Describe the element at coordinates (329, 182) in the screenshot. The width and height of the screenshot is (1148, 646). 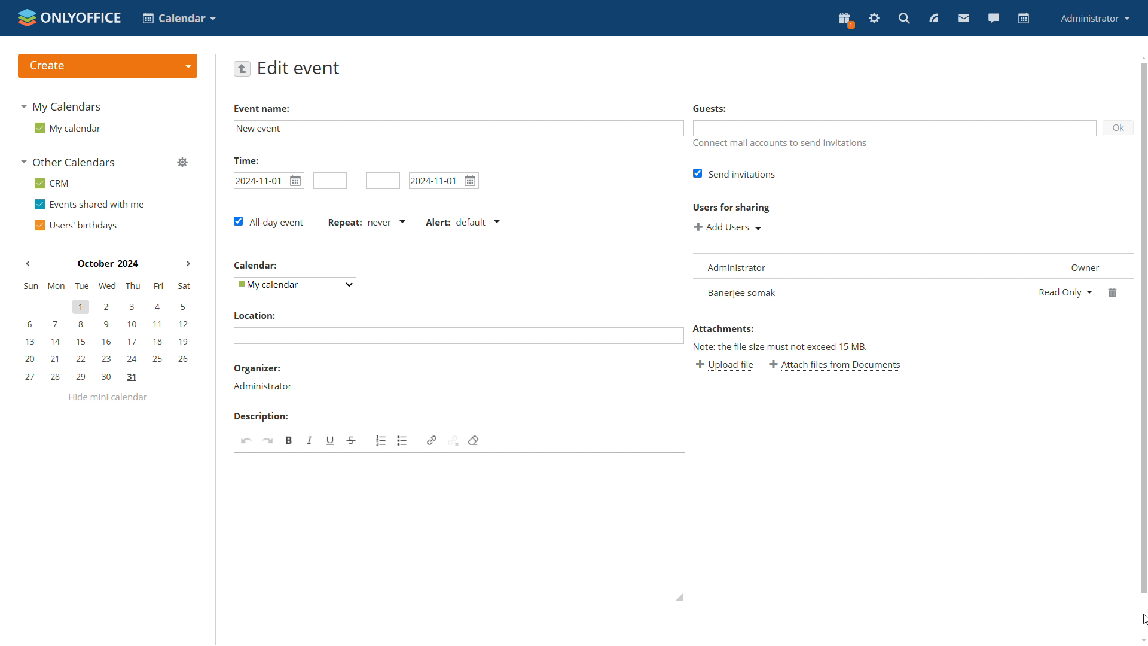
I see `start time` at that location.